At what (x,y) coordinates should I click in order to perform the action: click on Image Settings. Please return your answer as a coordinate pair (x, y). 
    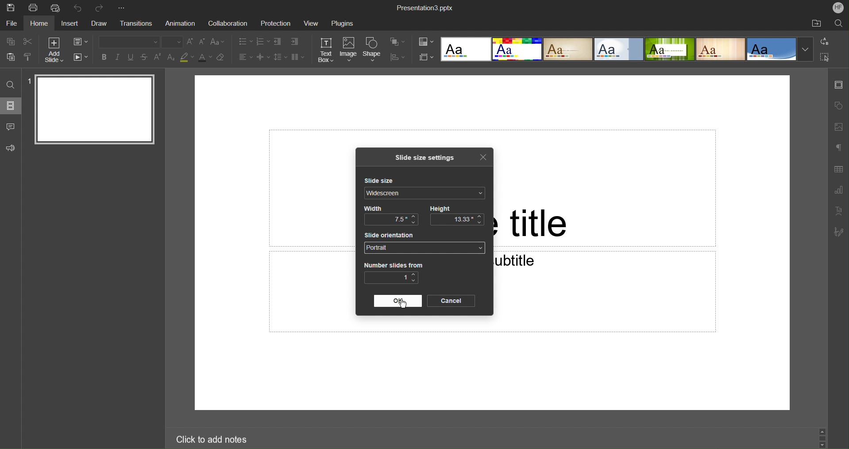
    Looking at the image, I should click on (839, 126).